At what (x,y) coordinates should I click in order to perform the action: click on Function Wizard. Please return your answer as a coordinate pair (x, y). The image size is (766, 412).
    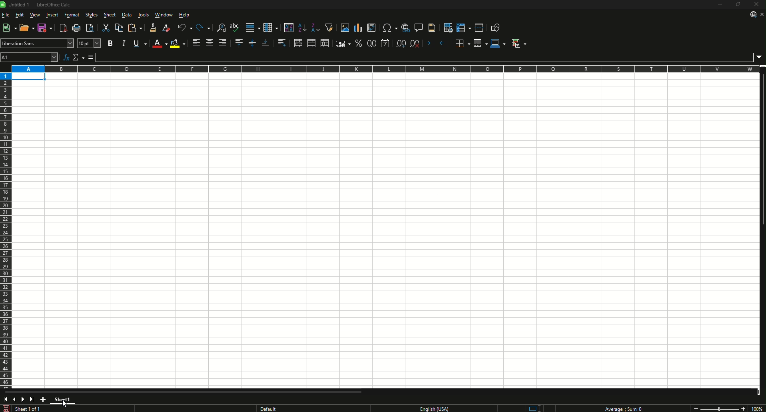
    Looking at the image, I should click on (66, 57).